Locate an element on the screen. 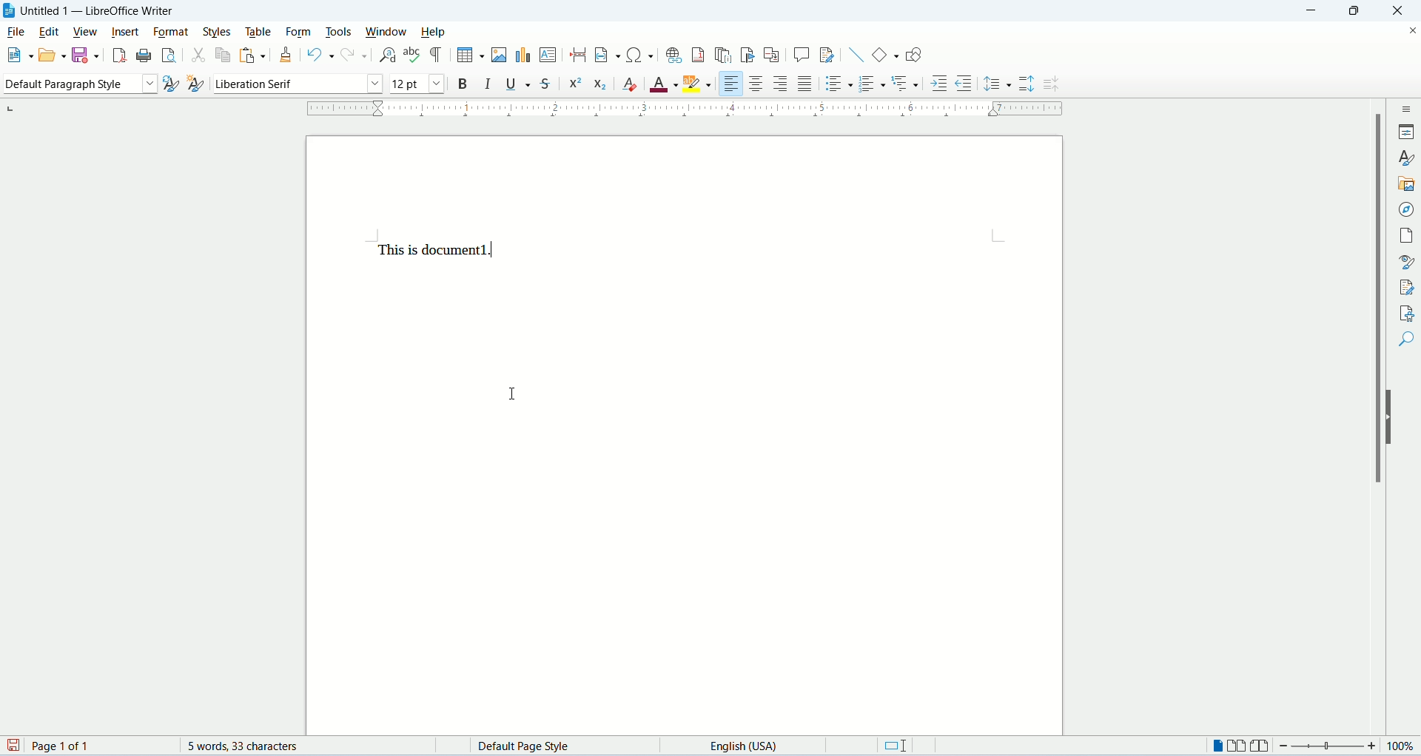 The width and height of the screenshot is (1421, 756). increase indent is located at coordinates (938, 85).